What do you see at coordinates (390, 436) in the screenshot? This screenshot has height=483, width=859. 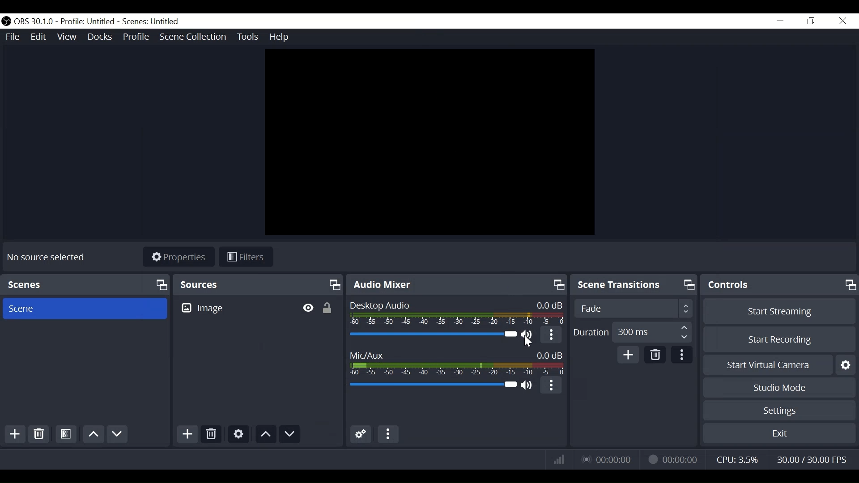 I see `More options` at bounding box center [390, 436].